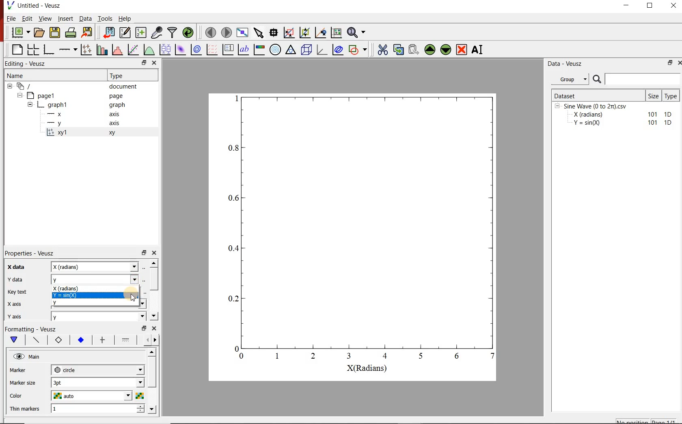  Describe the element at coordinates (68, 50) in the screenshot. I see `add an axis` at that location.